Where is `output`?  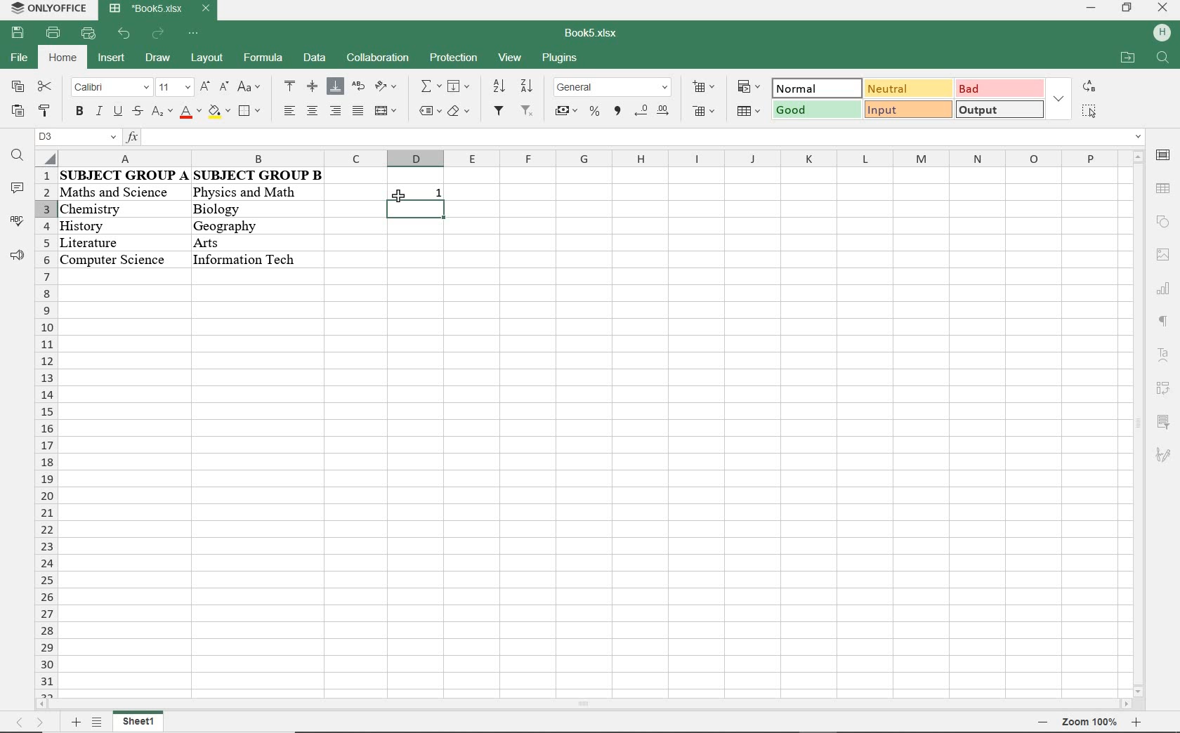
output is located at coordinates (1000, 110).